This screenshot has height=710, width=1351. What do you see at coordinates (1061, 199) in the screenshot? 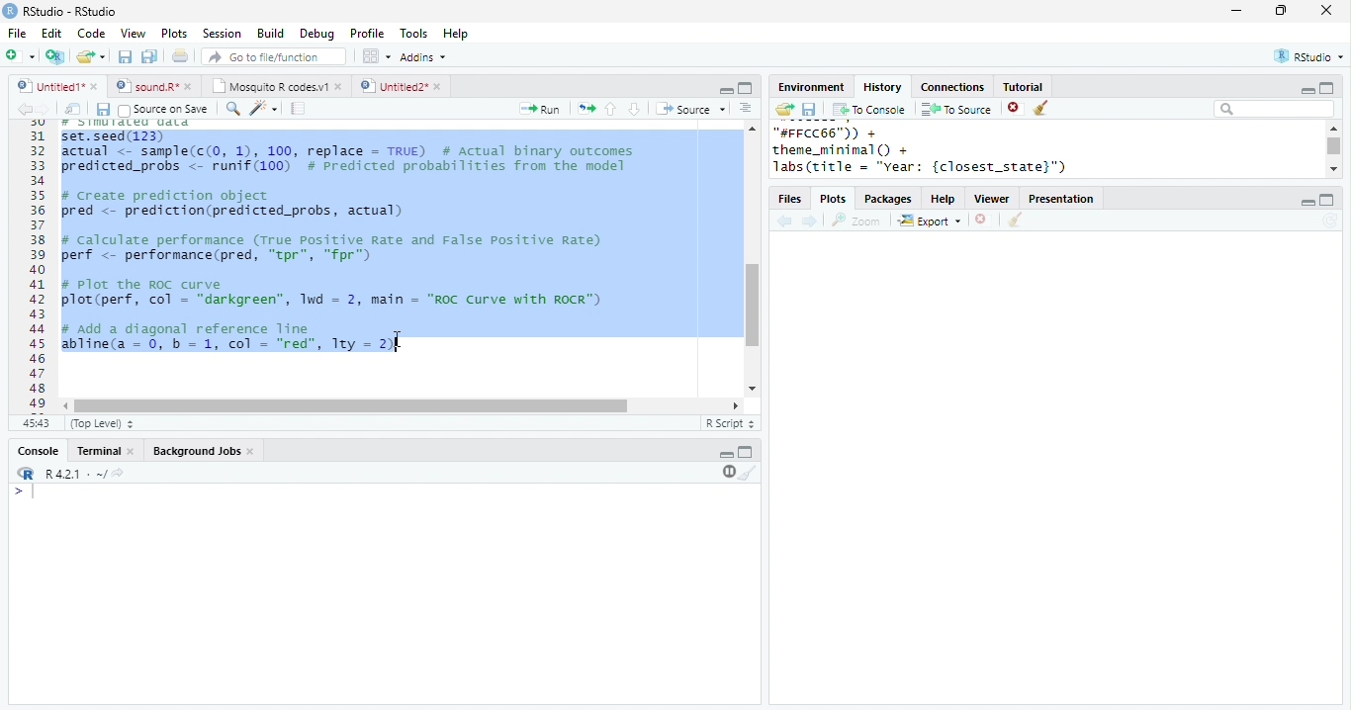
I see `Presentation` at bounding box center [1061, 199].